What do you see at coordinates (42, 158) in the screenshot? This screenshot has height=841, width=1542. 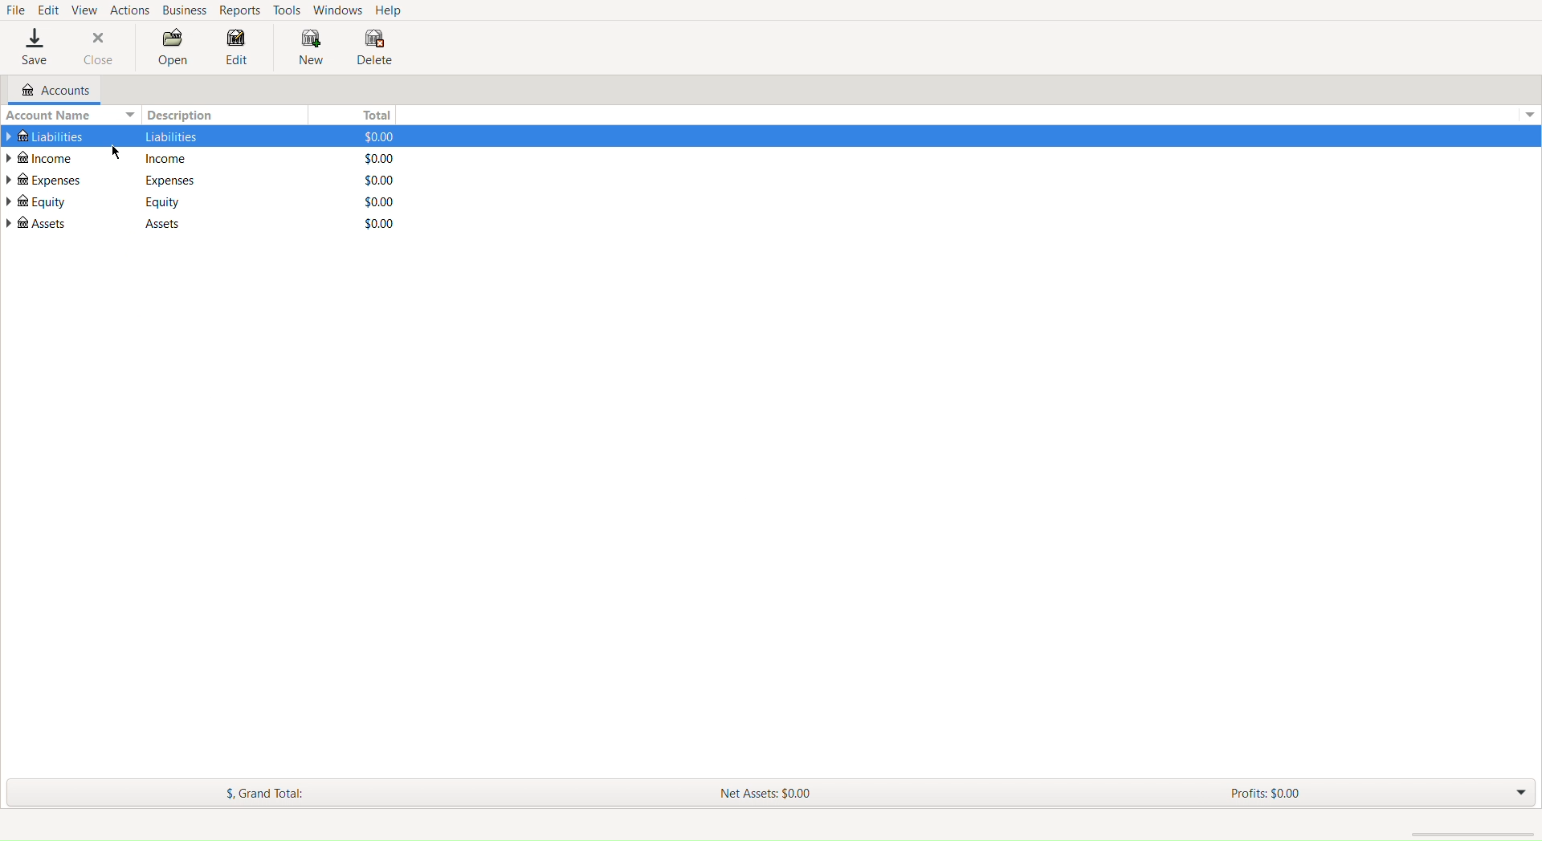 I see `Income` at bounding box center [42, 158].